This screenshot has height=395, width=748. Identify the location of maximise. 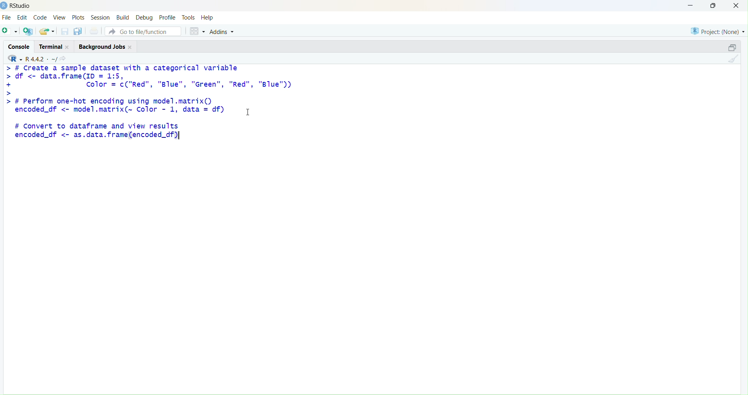
(714, 5).